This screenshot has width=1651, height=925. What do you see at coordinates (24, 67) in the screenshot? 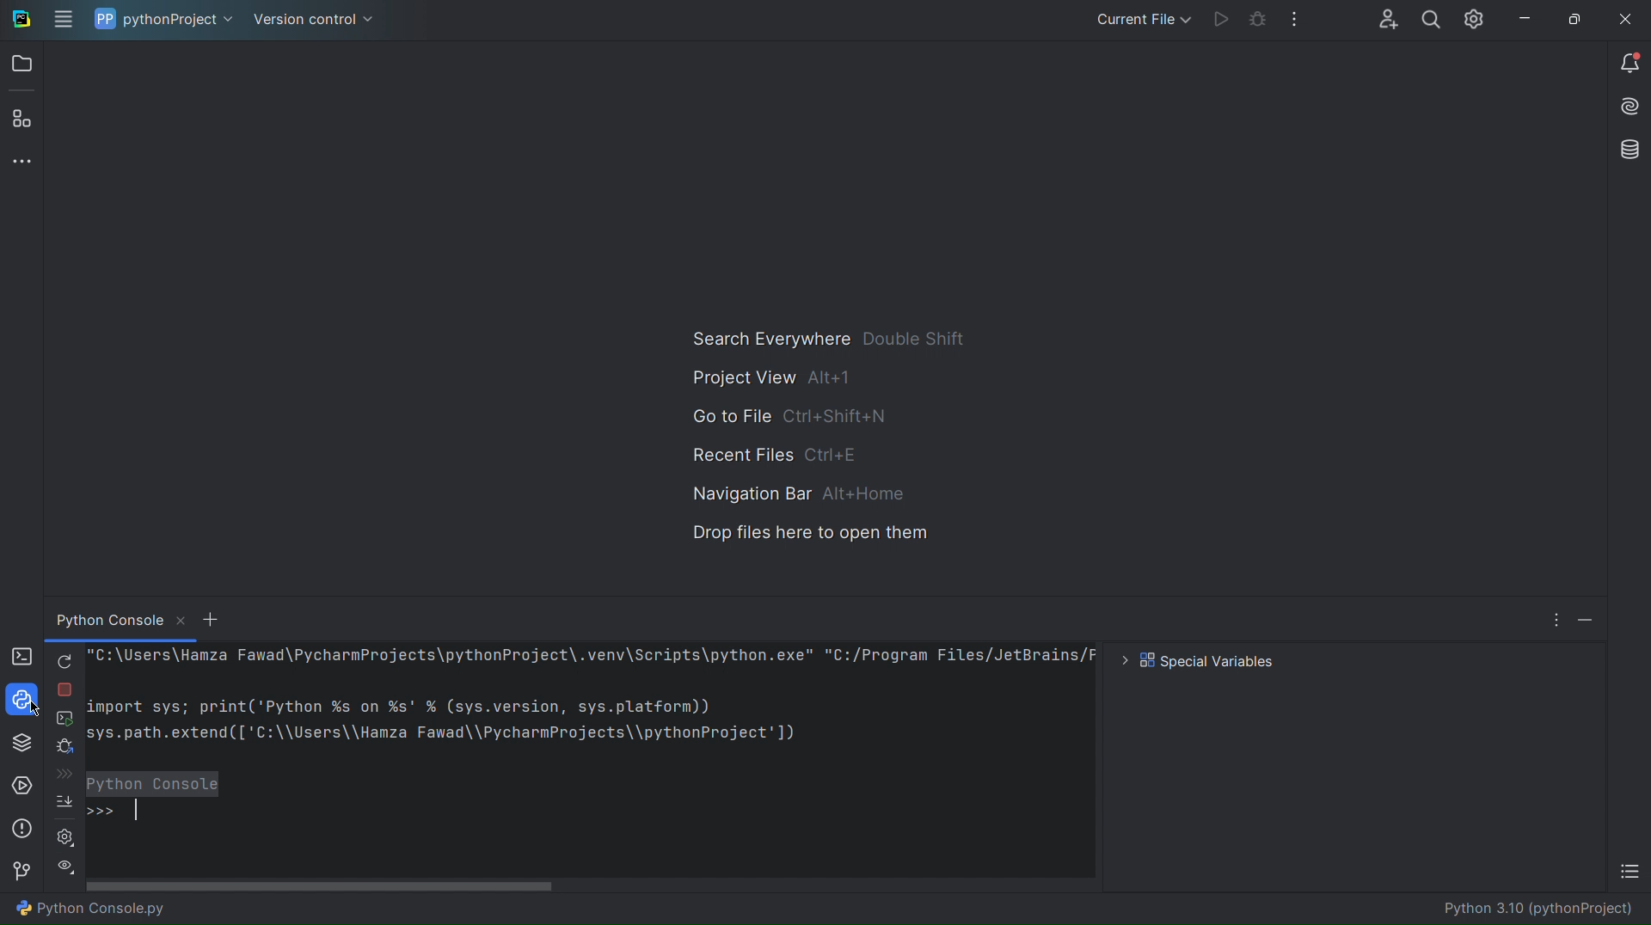
I see `Open` at bounding box center [24, 67].